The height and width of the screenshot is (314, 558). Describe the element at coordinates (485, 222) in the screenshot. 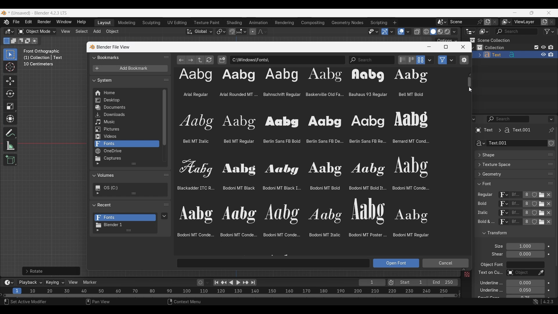

I see `text` at that location.